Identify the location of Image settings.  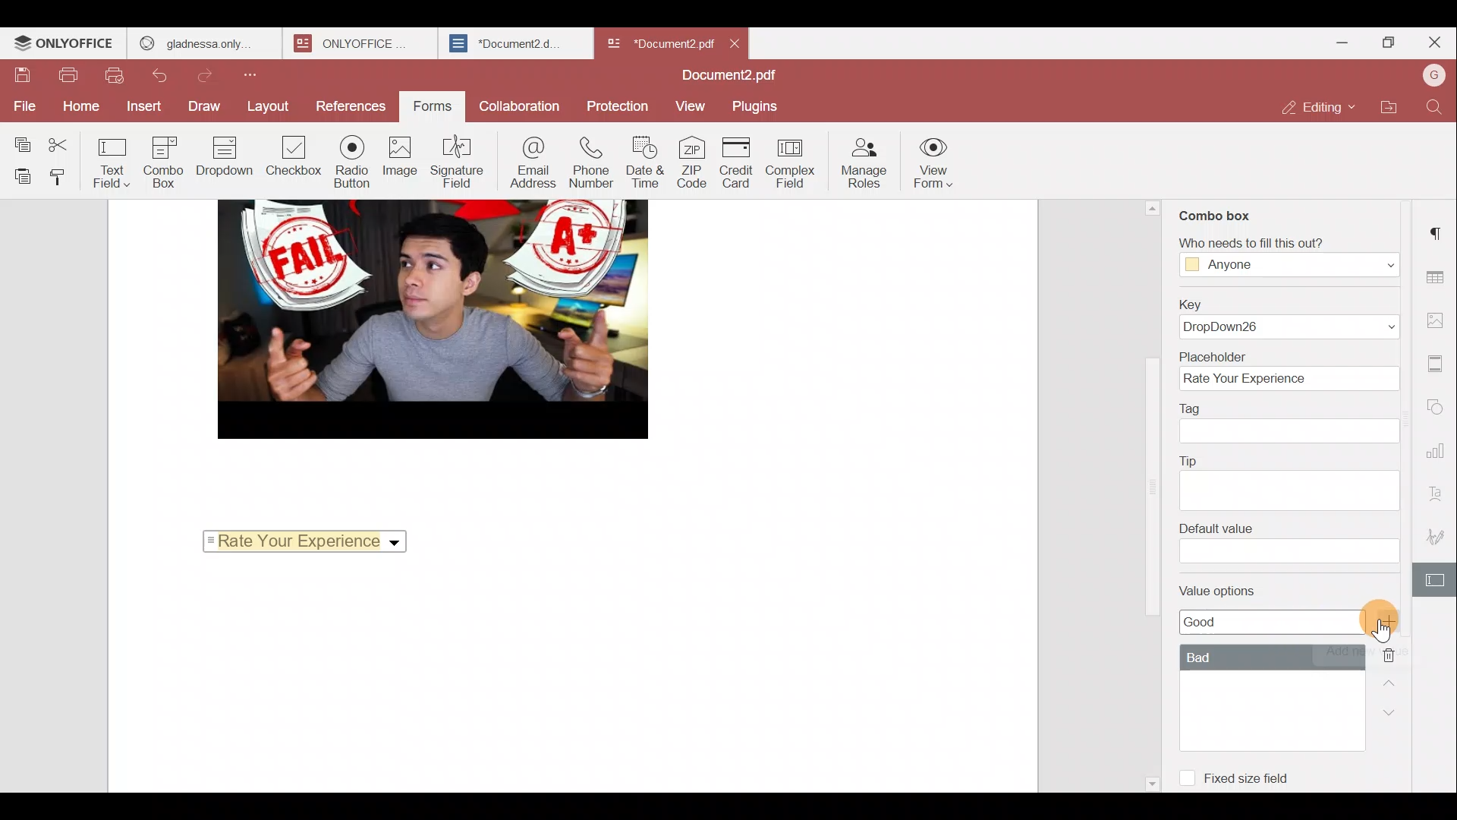
(1438, 321).